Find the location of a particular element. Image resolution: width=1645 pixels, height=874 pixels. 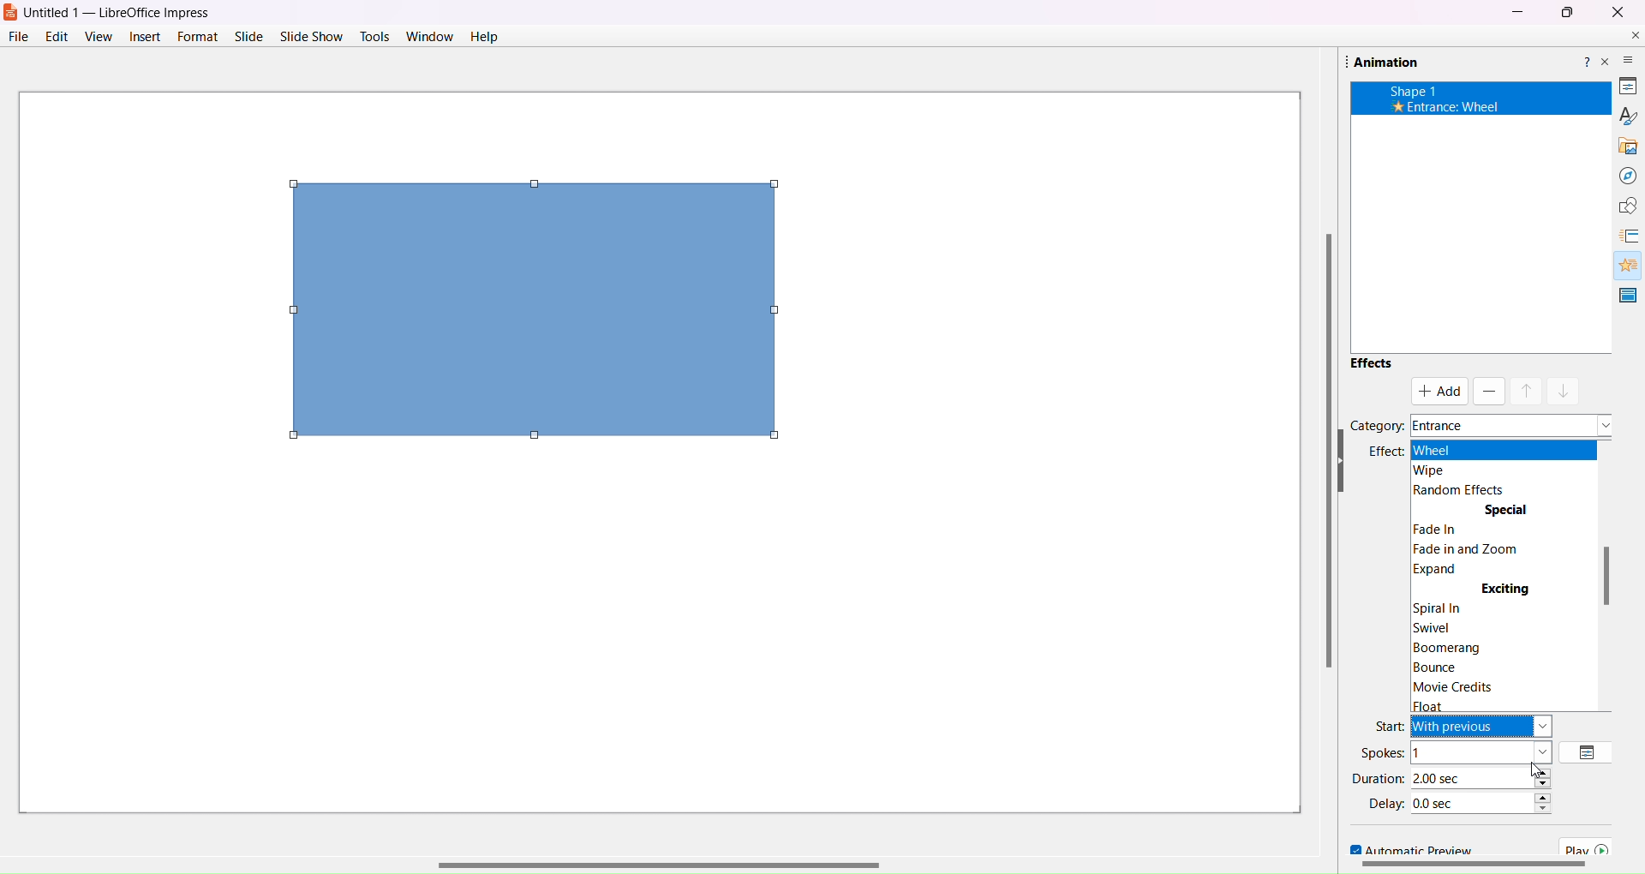

LY Untitled 1 — LibreOffice Impress. is located at coordinates (130, 10).